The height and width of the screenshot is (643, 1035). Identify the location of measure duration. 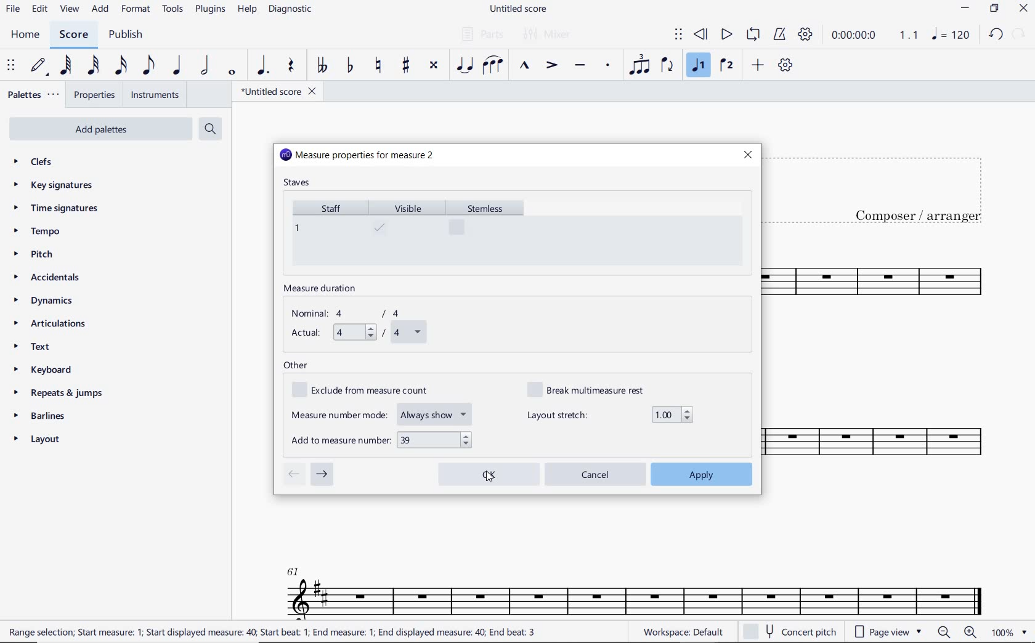
(324, 289).